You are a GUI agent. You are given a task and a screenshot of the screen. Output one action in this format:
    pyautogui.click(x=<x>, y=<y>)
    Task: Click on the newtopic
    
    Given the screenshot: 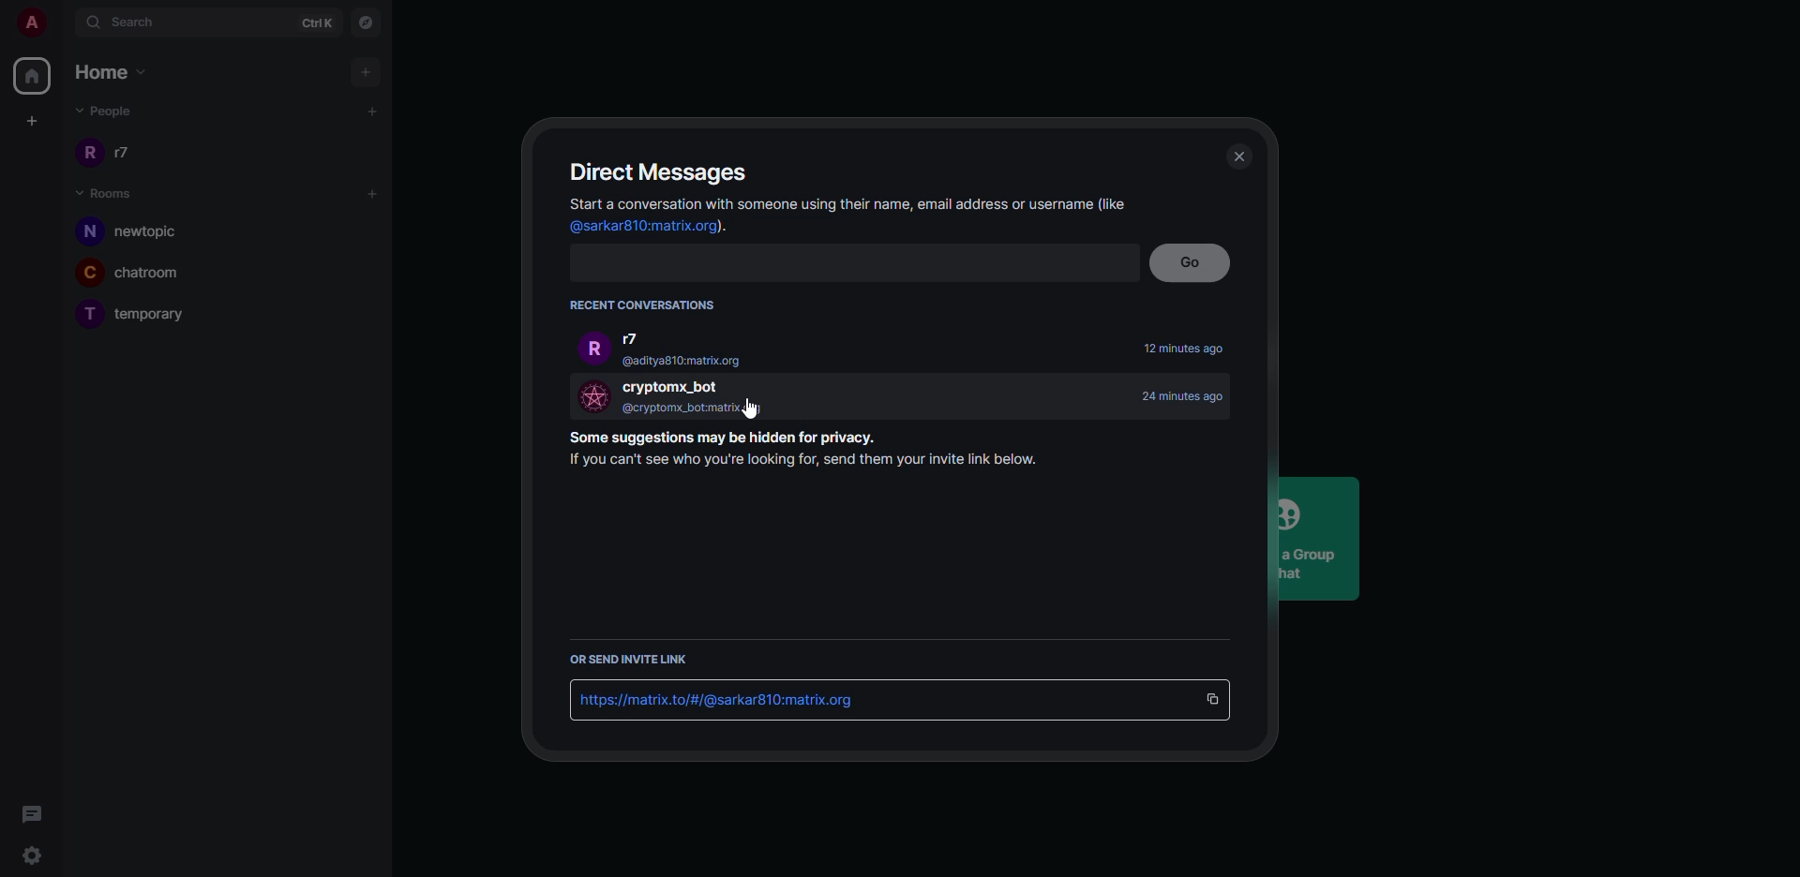 What is the action you would take?
    pyautogui.click(x=157, y=231)
    